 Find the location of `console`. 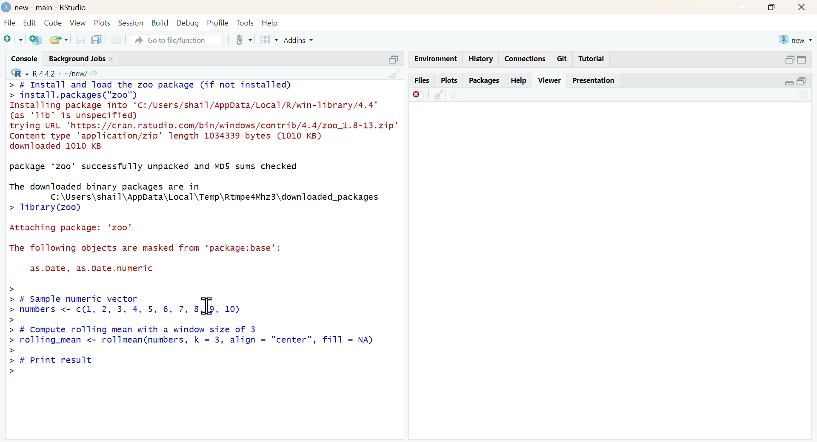

console is located at coordinates (25, 59).